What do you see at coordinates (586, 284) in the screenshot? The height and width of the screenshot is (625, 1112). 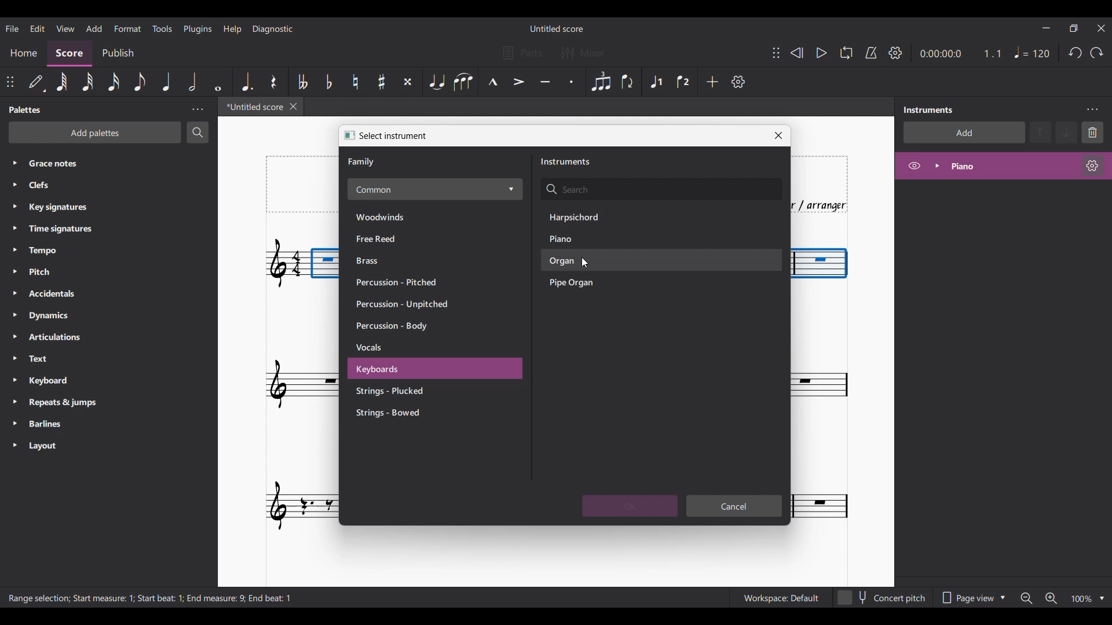 I see `Pipe Organ` at bounding box center [586, 284].